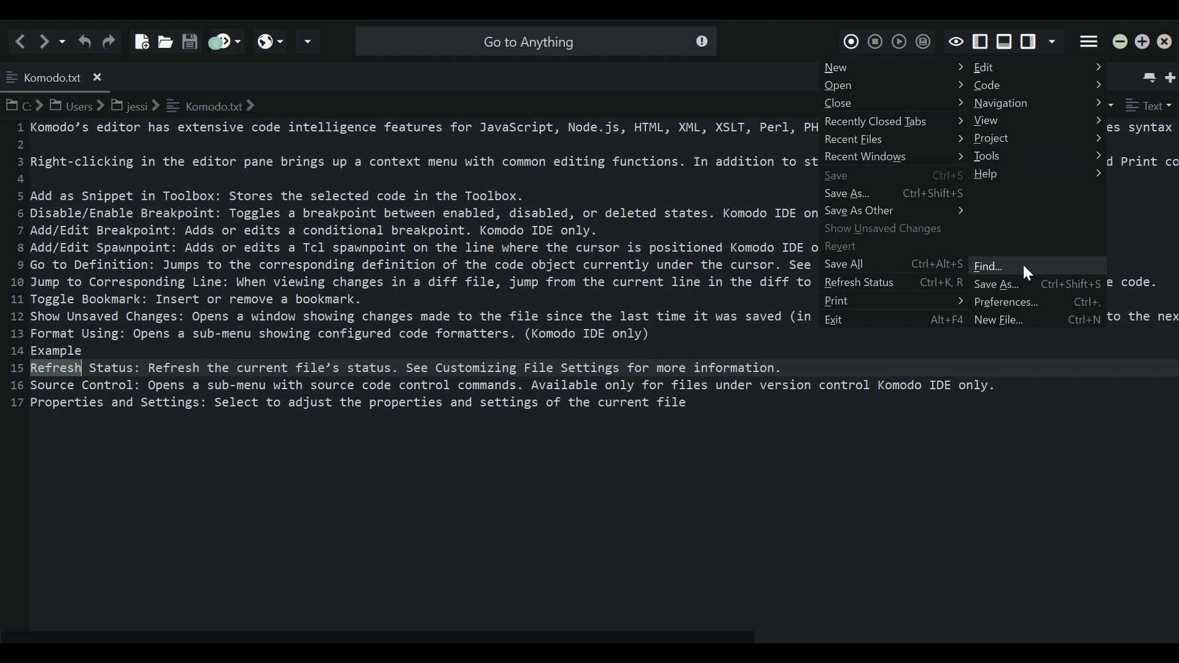 This screenshot has height=663, width=1179. I want to click on Close, so click(894, 104).